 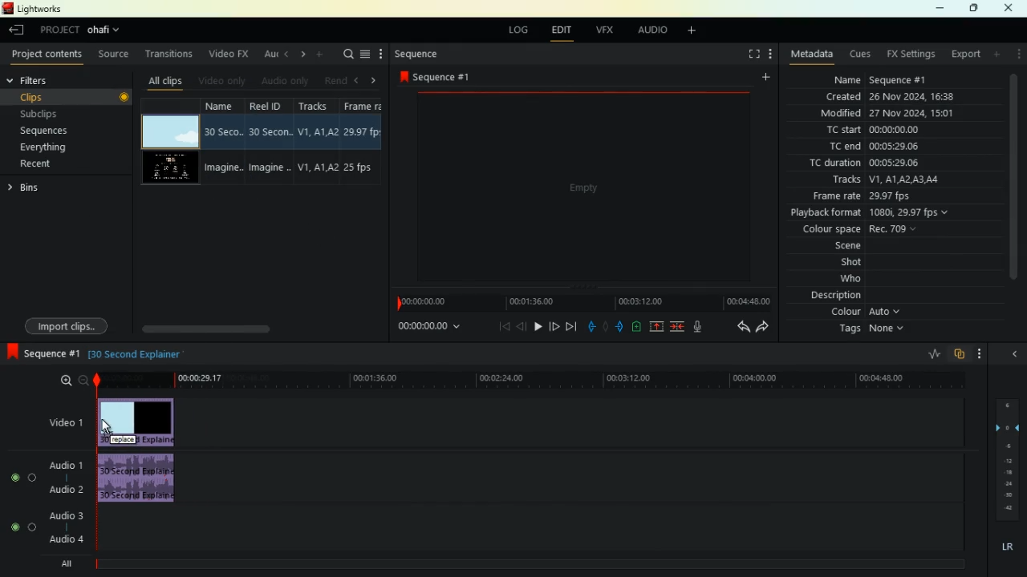 What do you see at coordinates (538, 326) in the screenshot?
I see `play` at bounding box center [538, 326].